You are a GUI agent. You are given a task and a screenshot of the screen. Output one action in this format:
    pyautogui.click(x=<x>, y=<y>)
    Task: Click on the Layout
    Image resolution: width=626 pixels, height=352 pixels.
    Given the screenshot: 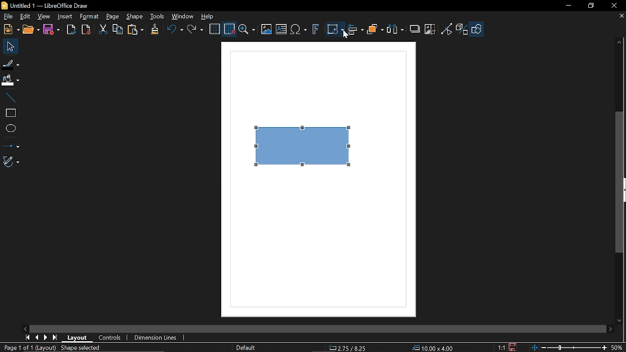 What is the action you would take?
    pyautogui.click(x=77, y=337)
    